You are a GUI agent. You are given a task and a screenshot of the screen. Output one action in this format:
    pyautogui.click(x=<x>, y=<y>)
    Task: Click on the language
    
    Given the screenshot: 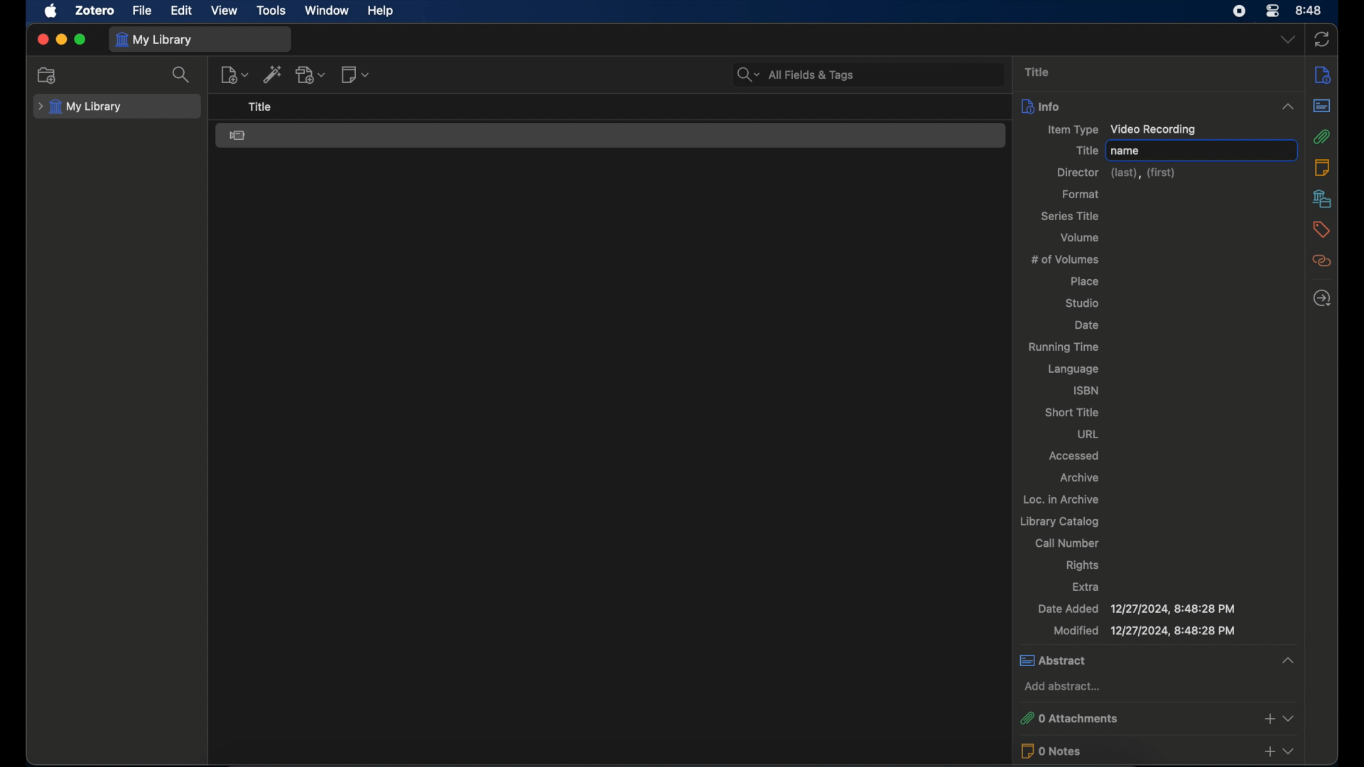 What is the action you would take?
    pyautogui.click(x=1074, y=369)
    